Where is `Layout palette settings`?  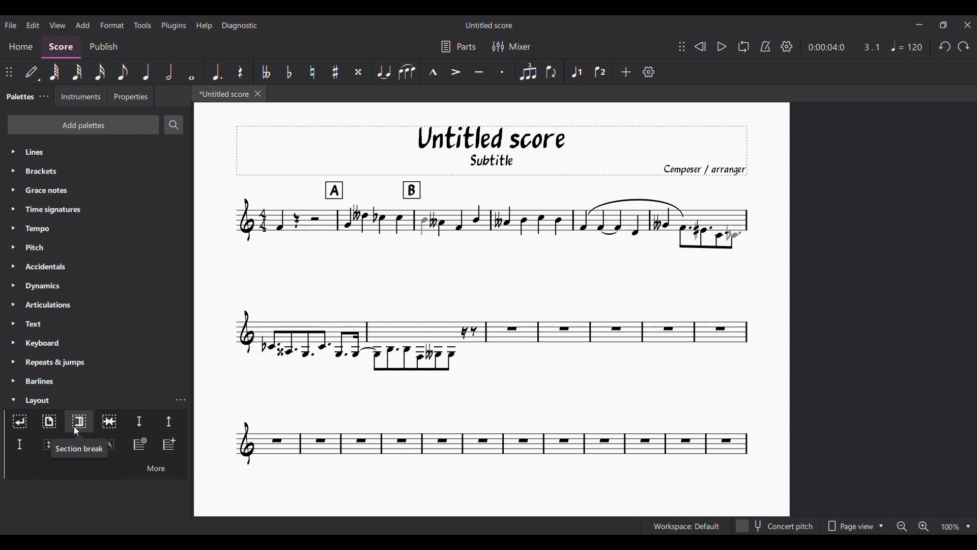
Layout palette settings is located at coordinates (181, 400).